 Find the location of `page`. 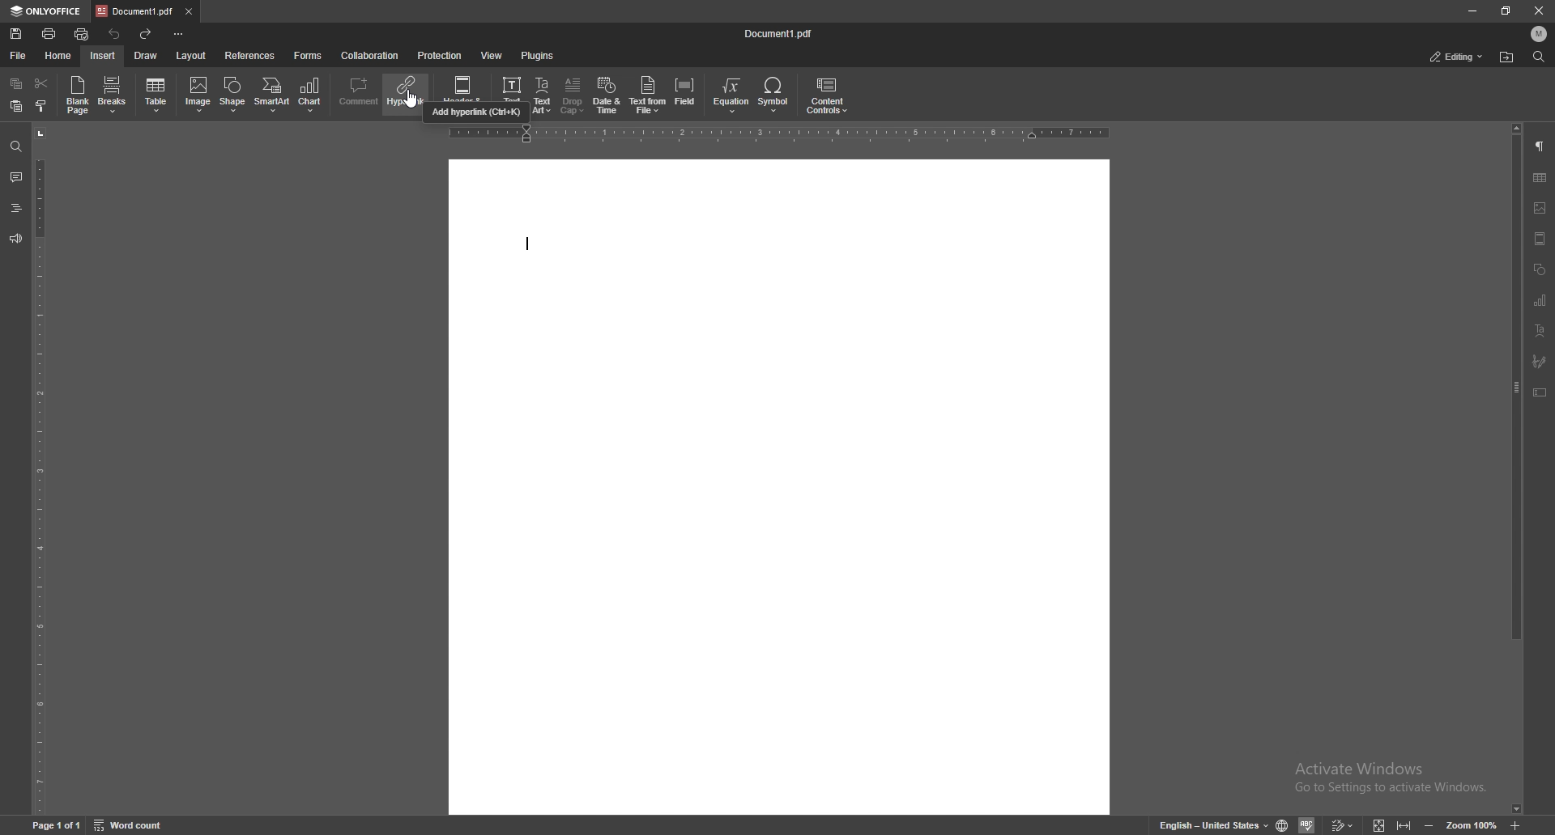

page is located at coordinates (58, 825).